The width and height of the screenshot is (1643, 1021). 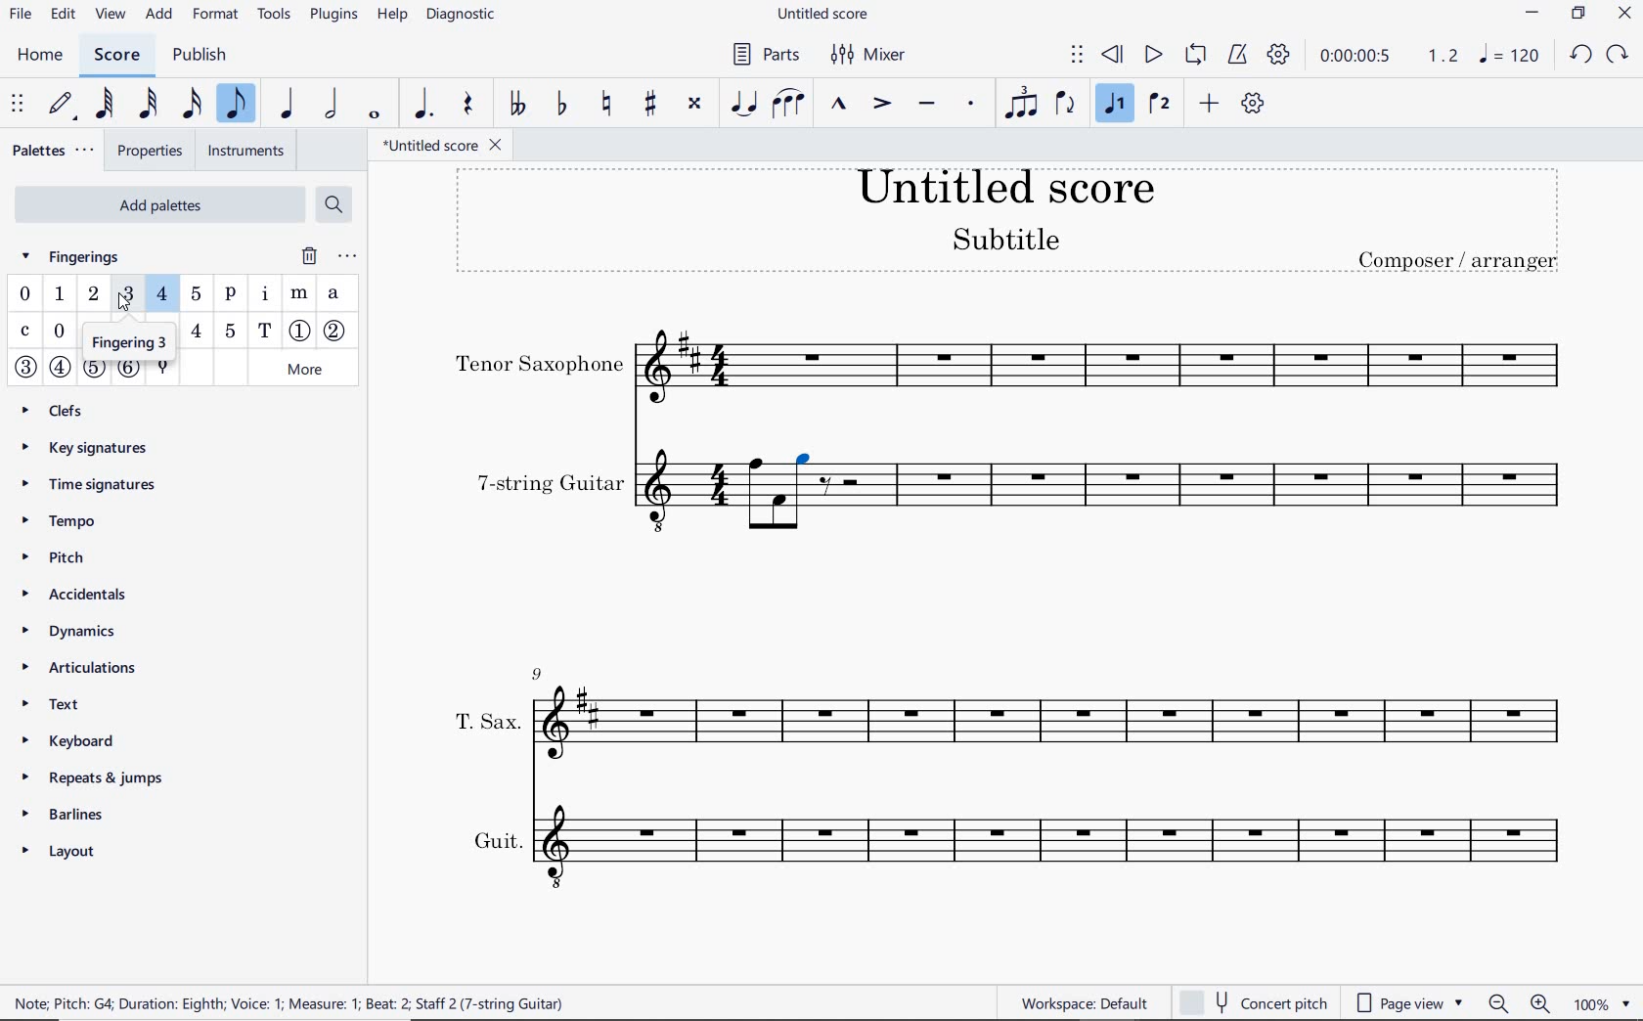 I want to click on NOTE, so click(x=1510, y=55).